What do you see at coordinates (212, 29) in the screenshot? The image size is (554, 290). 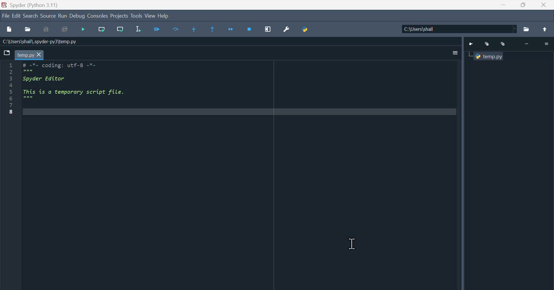 I see `Execute until same function returns` at bounding box center [212, 29].